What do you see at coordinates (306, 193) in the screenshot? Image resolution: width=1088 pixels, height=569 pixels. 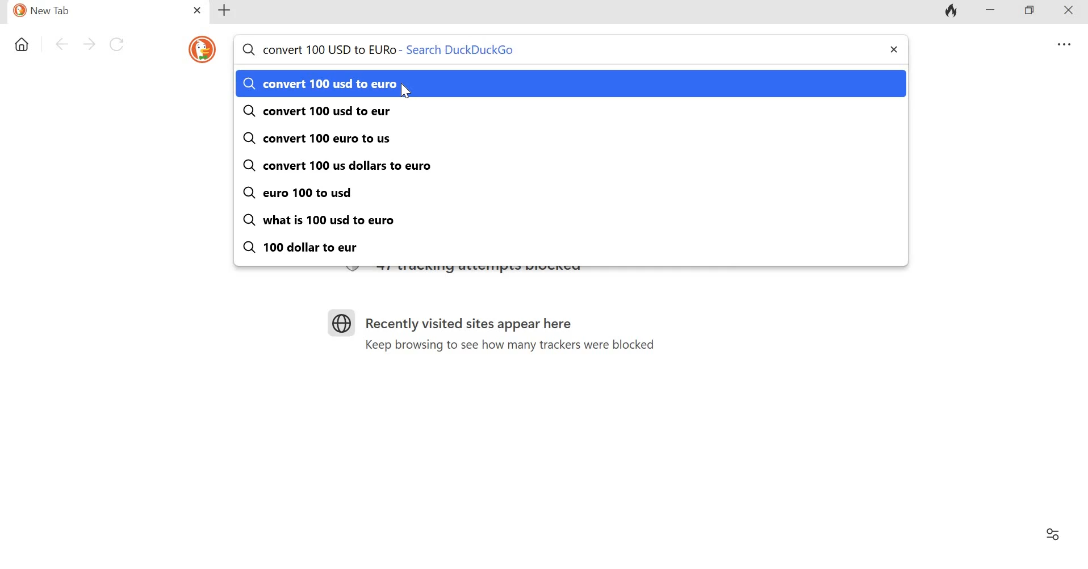 I see `euro 100 to usd` at bounding box center [306, 193].